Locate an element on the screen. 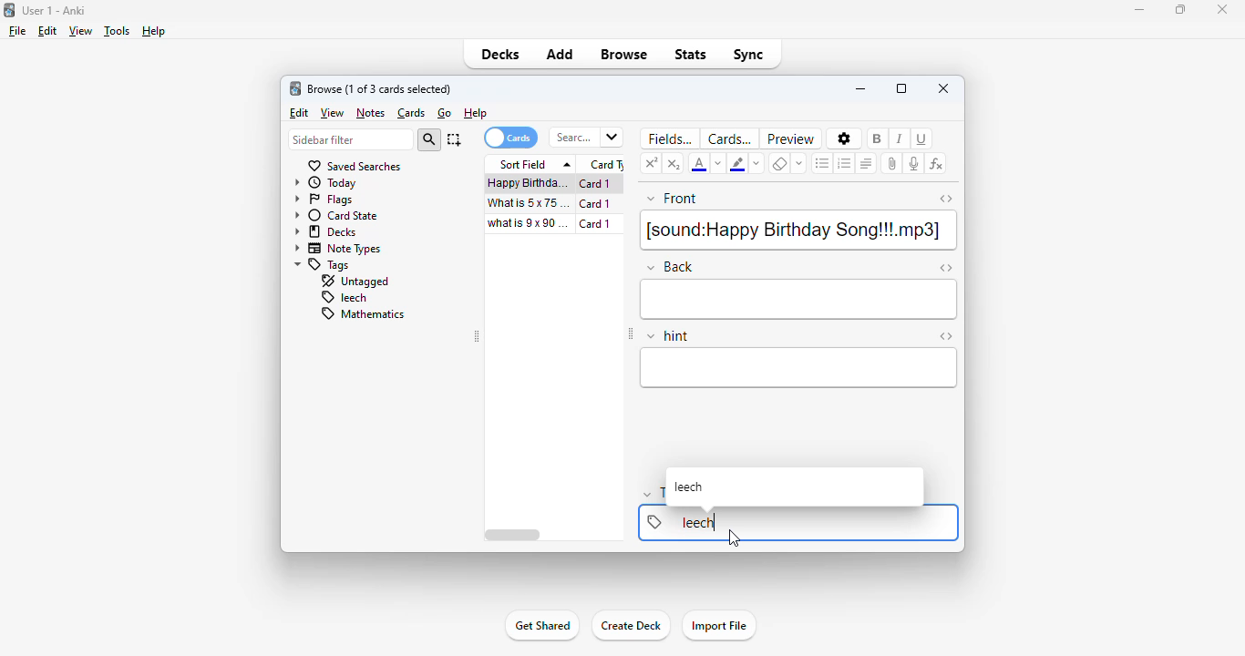  go is located at coordinates (445, 113).